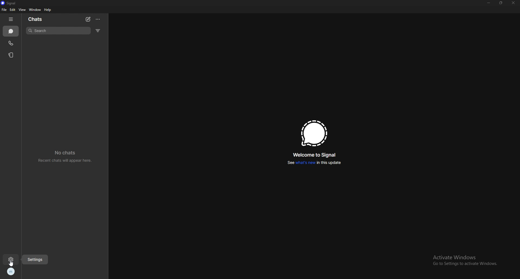  I want to click on help, so click(48, 10).